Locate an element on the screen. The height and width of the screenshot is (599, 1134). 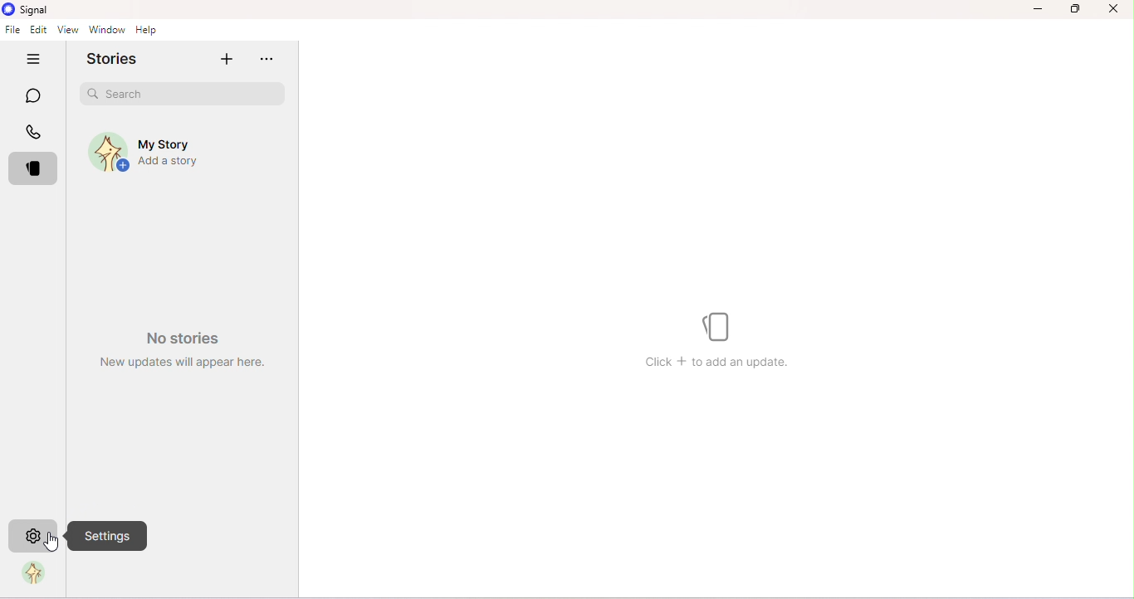
Watermark is located at coordinates (717, 345).